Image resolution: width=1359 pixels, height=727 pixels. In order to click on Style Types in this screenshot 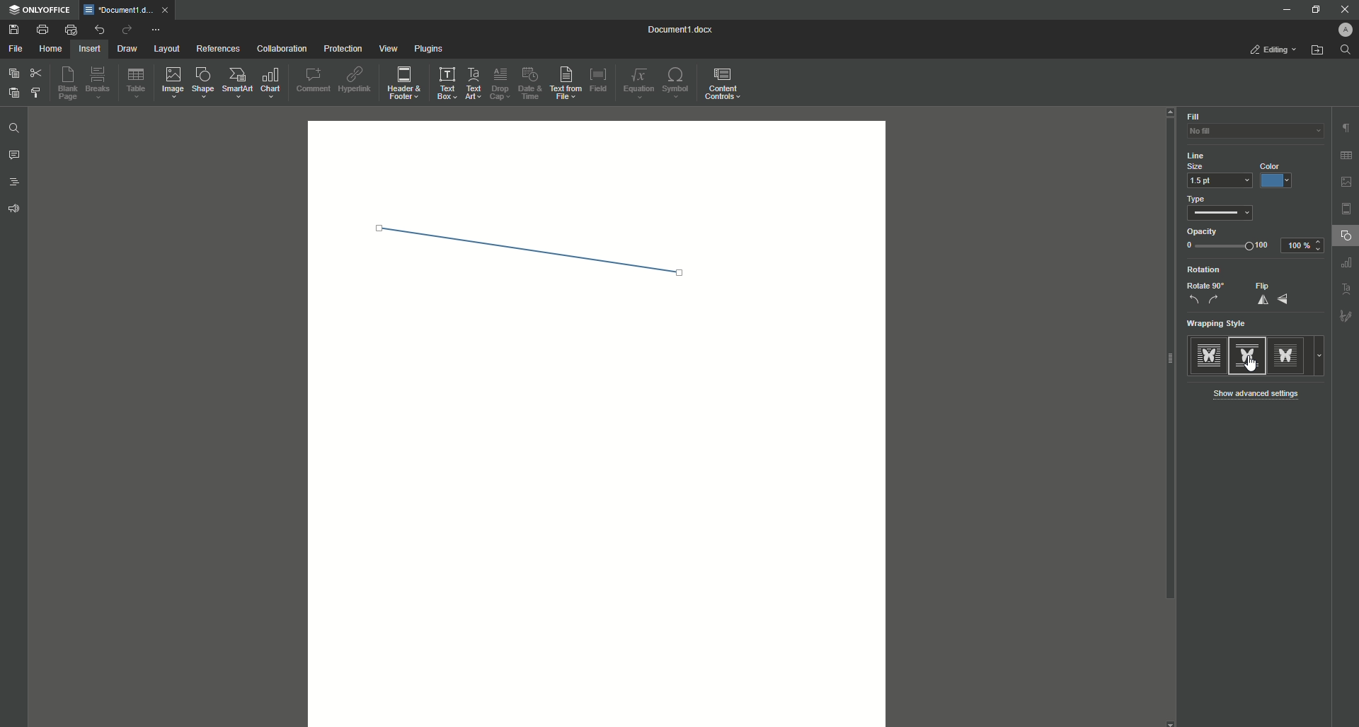, I will do `click(1258, 355)`.